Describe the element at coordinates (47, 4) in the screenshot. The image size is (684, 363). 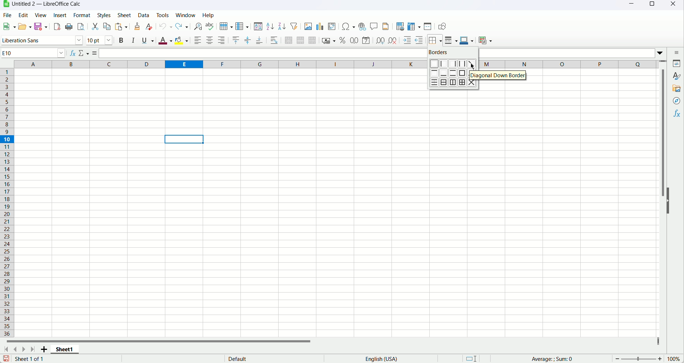
I see `Untitled 2 — LibreOffice Calc` at that location.